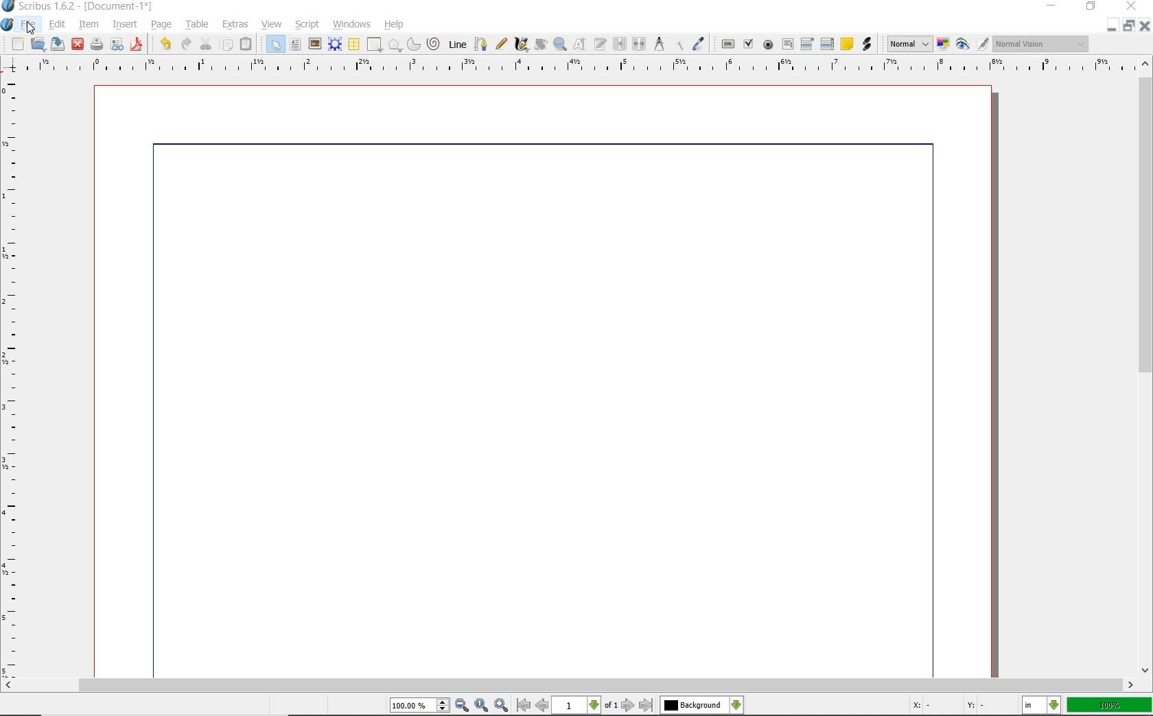 The width and height of the screenshot is (1153, 716). What do you see at coordinates (620, 45) in the screenshot?
I see `link text frames` at bounding box center [620, 45].